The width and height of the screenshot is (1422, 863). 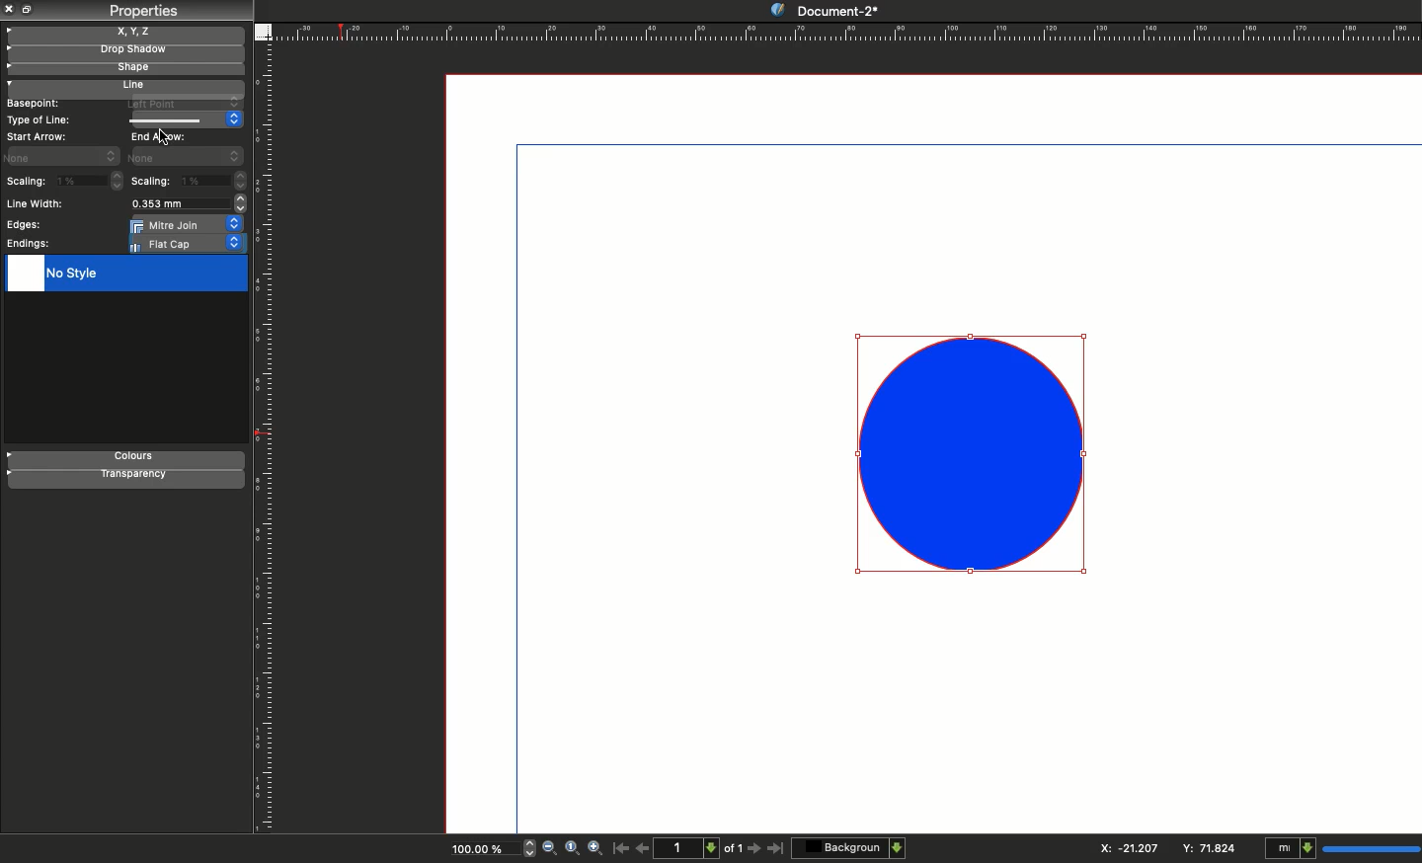 I want to click on 1%, so click(x=91, y=180).